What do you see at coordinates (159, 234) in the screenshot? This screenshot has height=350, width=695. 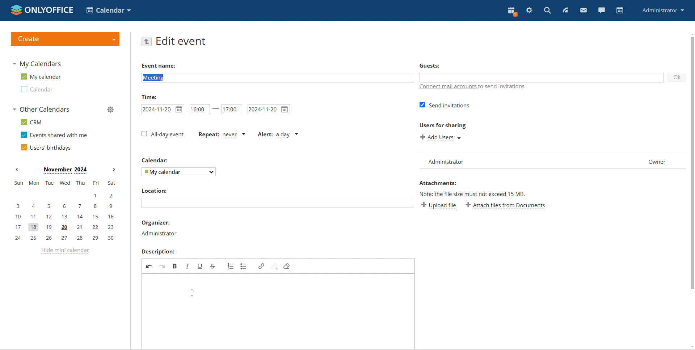 I see `organiser` at bounding box center [159, 234].